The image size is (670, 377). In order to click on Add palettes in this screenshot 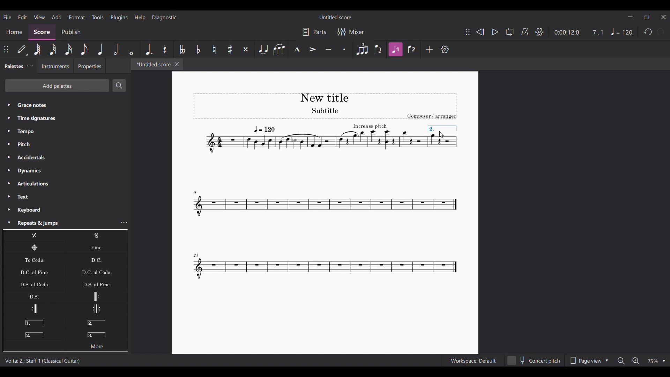, I will do `click(57, 86)`.